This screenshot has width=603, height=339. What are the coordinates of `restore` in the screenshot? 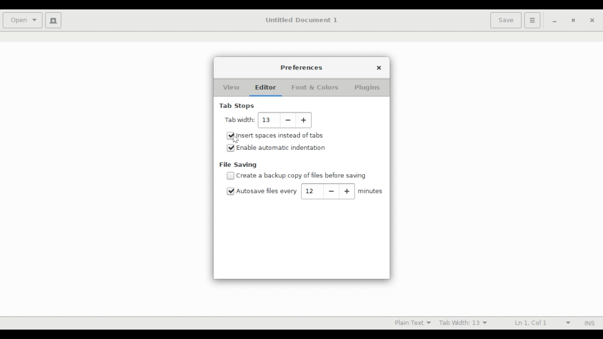 It's located at (573, 20).